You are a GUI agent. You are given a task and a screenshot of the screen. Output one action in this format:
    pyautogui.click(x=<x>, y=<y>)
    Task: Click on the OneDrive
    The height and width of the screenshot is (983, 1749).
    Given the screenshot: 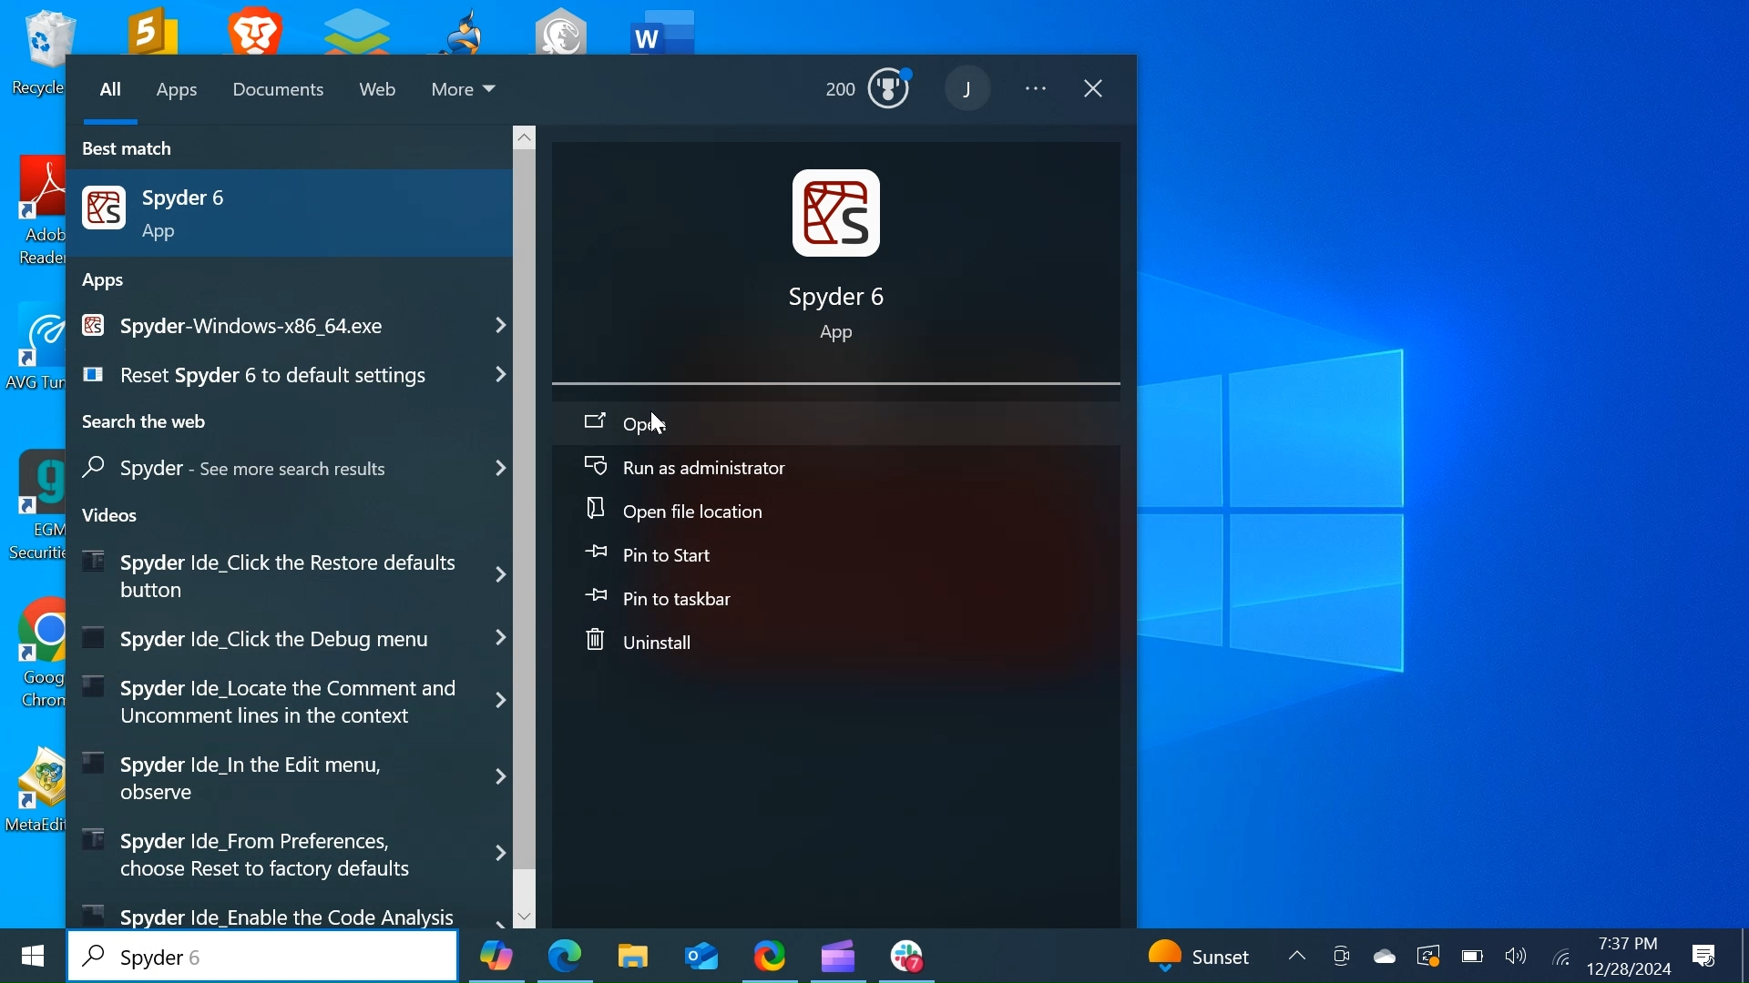 What is the action you would take?
    pyautogui.click(x=1384, y=956)
    